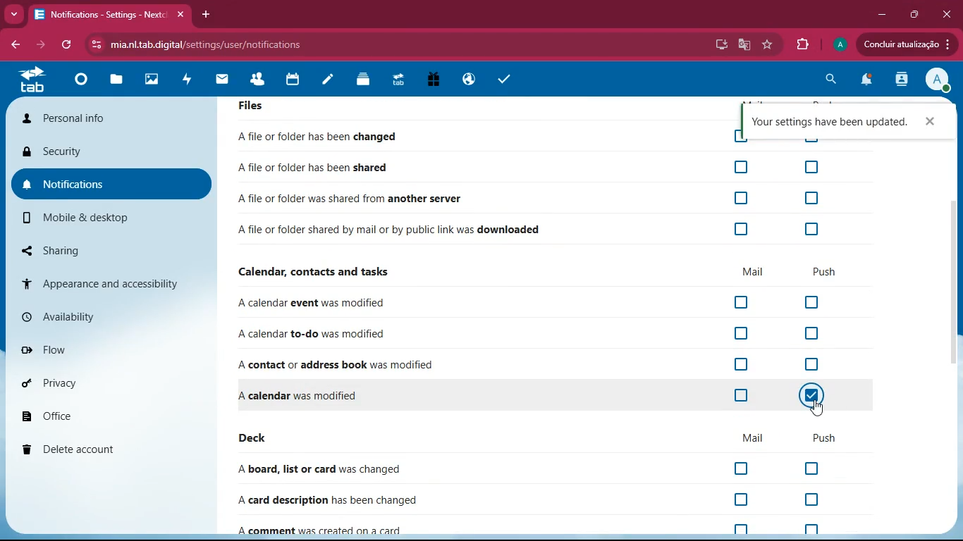  I want to click on notes, so click(331, 81).